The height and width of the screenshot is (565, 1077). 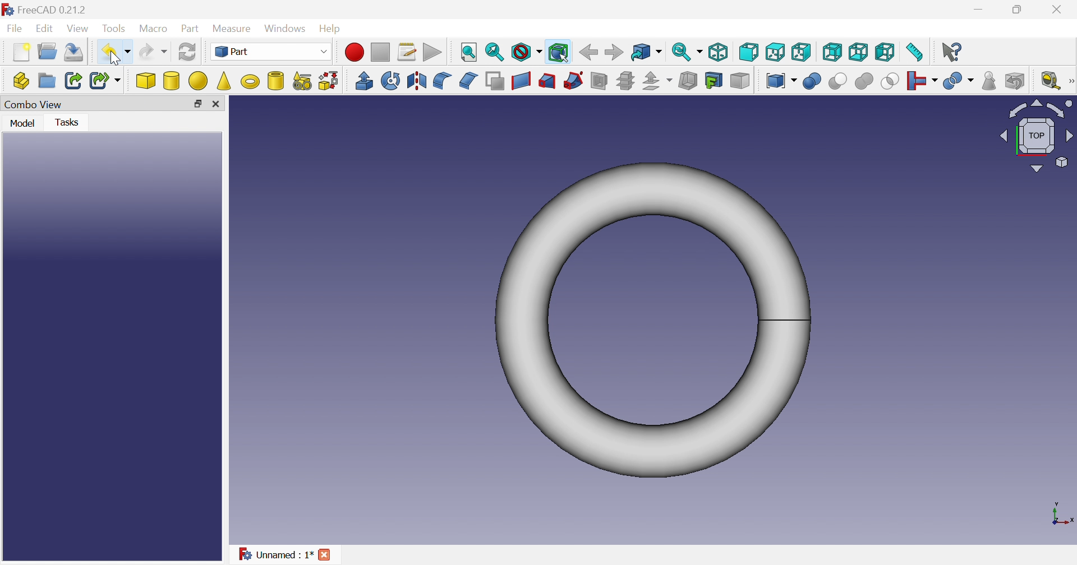 What do you see at coordinates (77, 29) in the screenshot?
I see `View` at bounding box center [77, 29].